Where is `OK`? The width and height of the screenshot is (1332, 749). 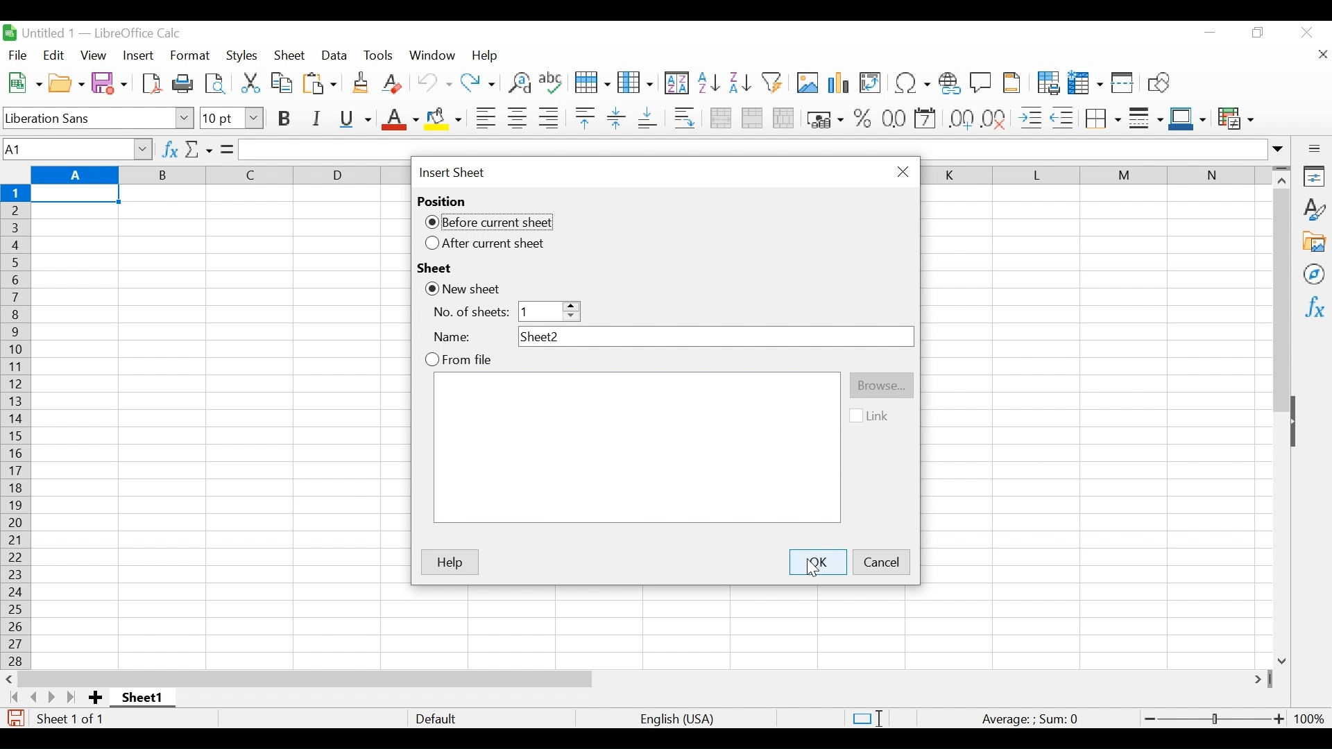 OK is located at coordinates (817, 560).